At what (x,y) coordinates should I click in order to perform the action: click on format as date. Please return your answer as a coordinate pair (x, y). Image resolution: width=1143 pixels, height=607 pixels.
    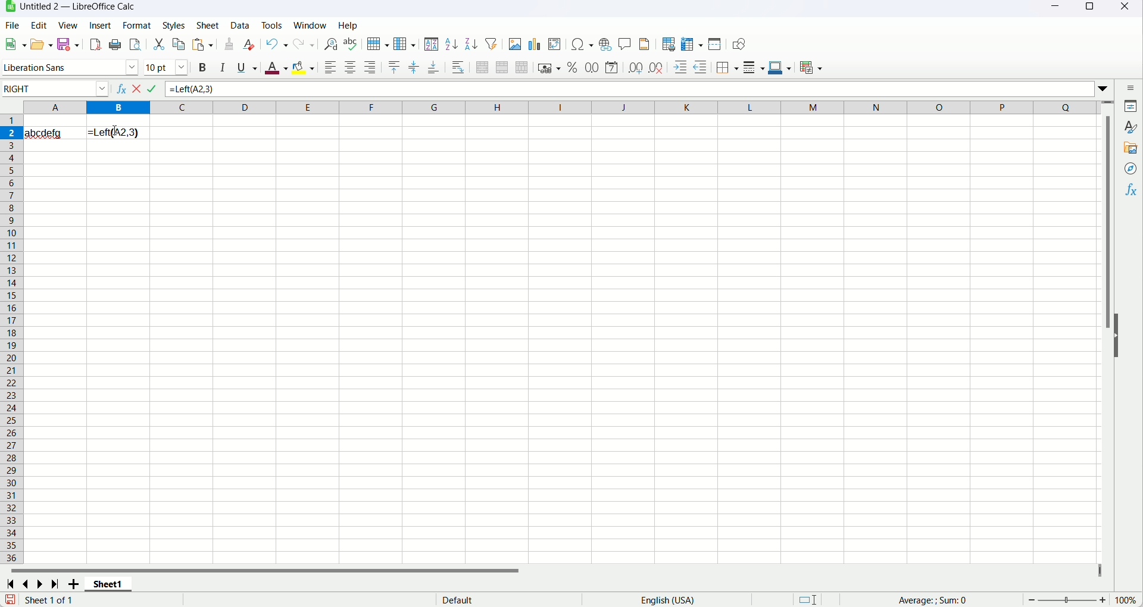
    Looking at the image, I should click on (611, 68).